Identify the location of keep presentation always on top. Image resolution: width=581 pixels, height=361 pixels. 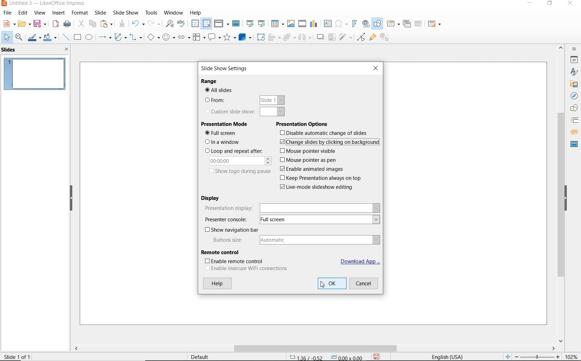
(321, 179).